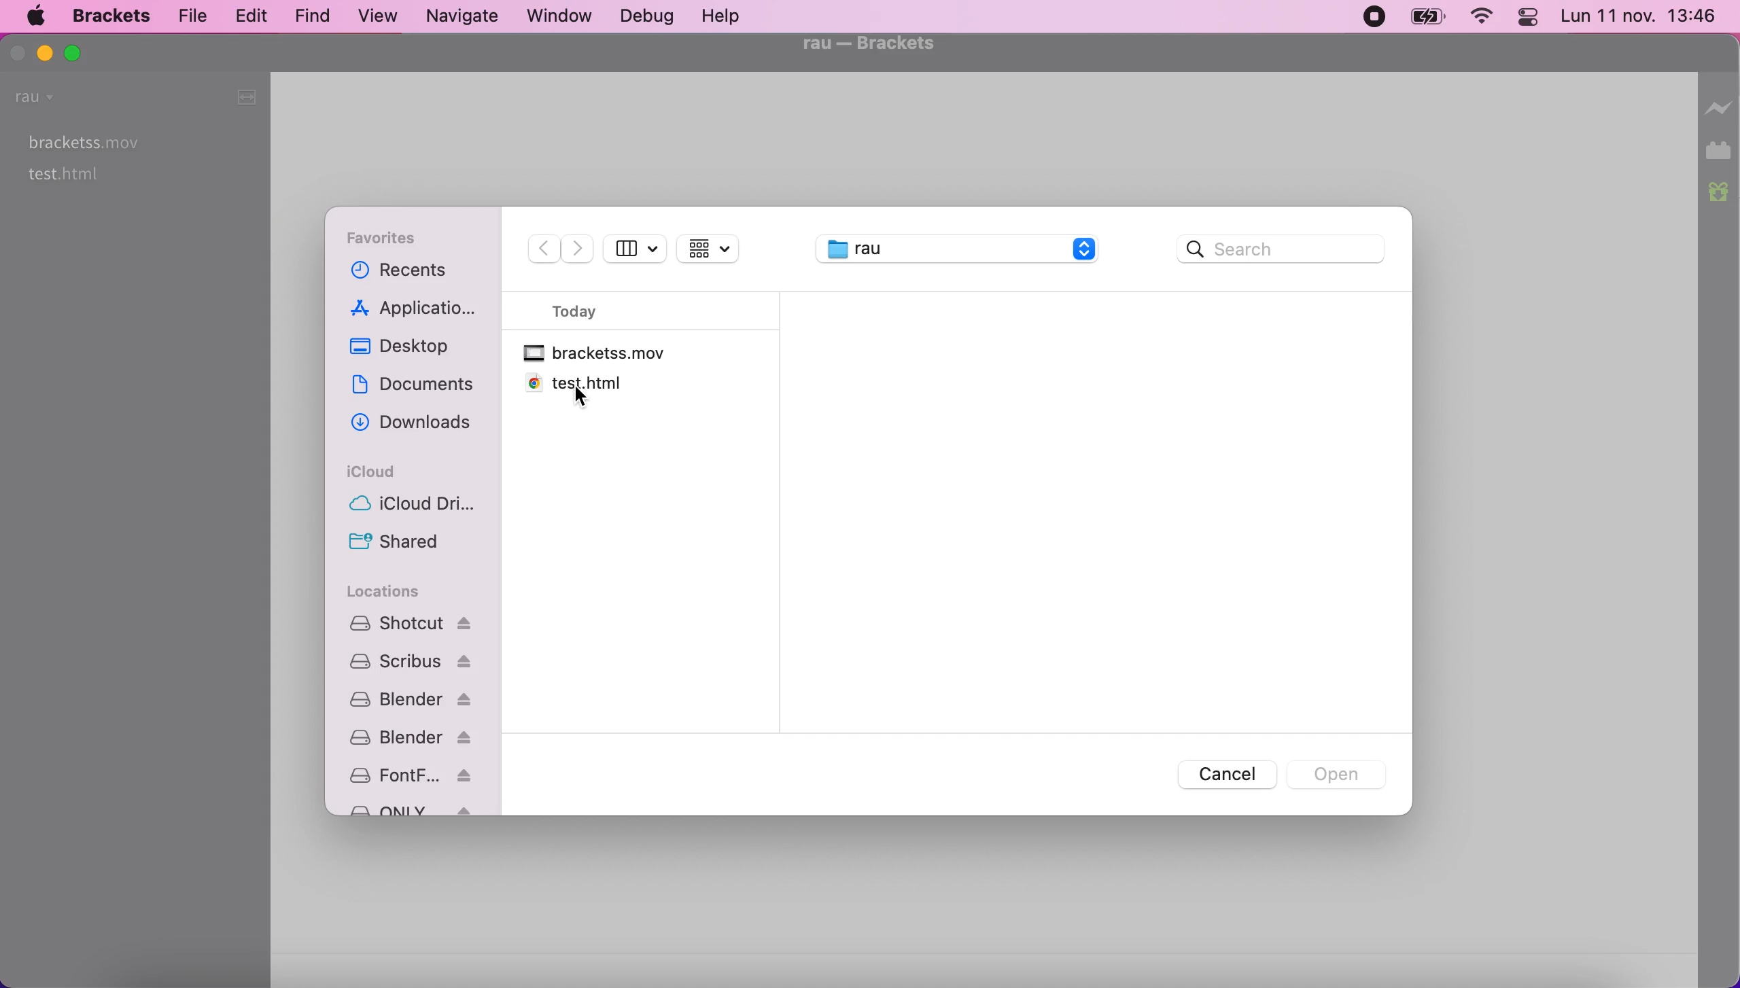 This screenshot has height=988, width=1740. I want to click on fontf, so click(420, 775).